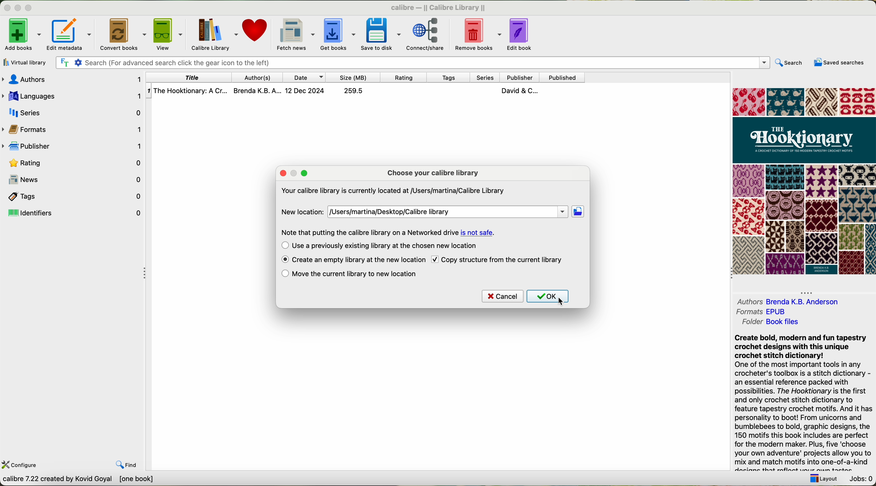  Describe the element at coordinates (344, 94) in the screenshot. I see `The Hooktionary: A Cr... Brenda K.B. A... 12 Dec 2024 259.5` at that location.